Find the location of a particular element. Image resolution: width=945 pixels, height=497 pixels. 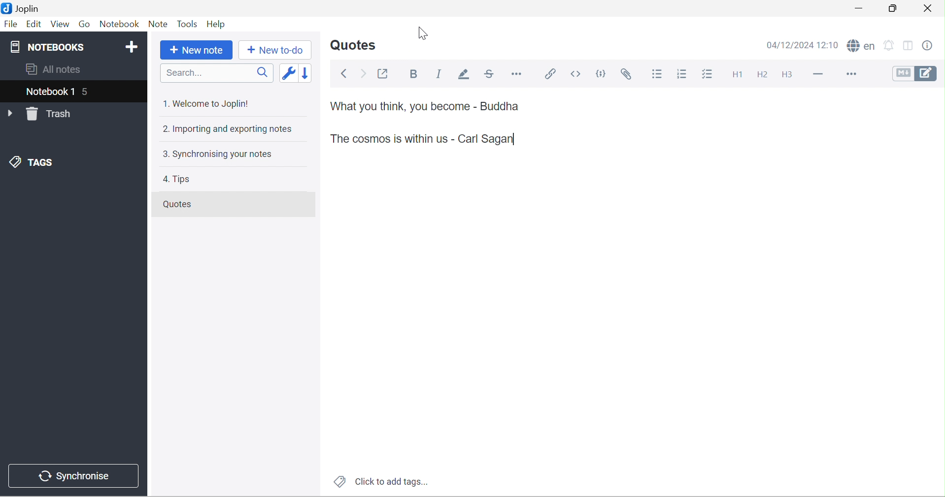

Minimize is located at coordinates (860, 8).